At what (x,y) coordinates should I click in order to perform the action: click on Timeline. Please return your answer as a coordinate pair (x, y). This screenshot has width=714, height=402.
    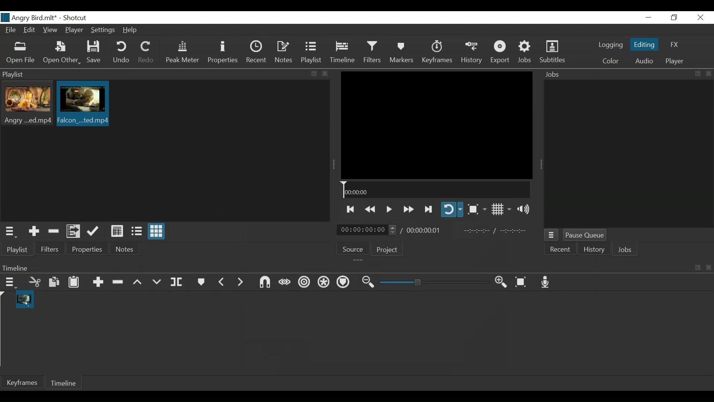
    Looking at the image, I should click on (343, 52).